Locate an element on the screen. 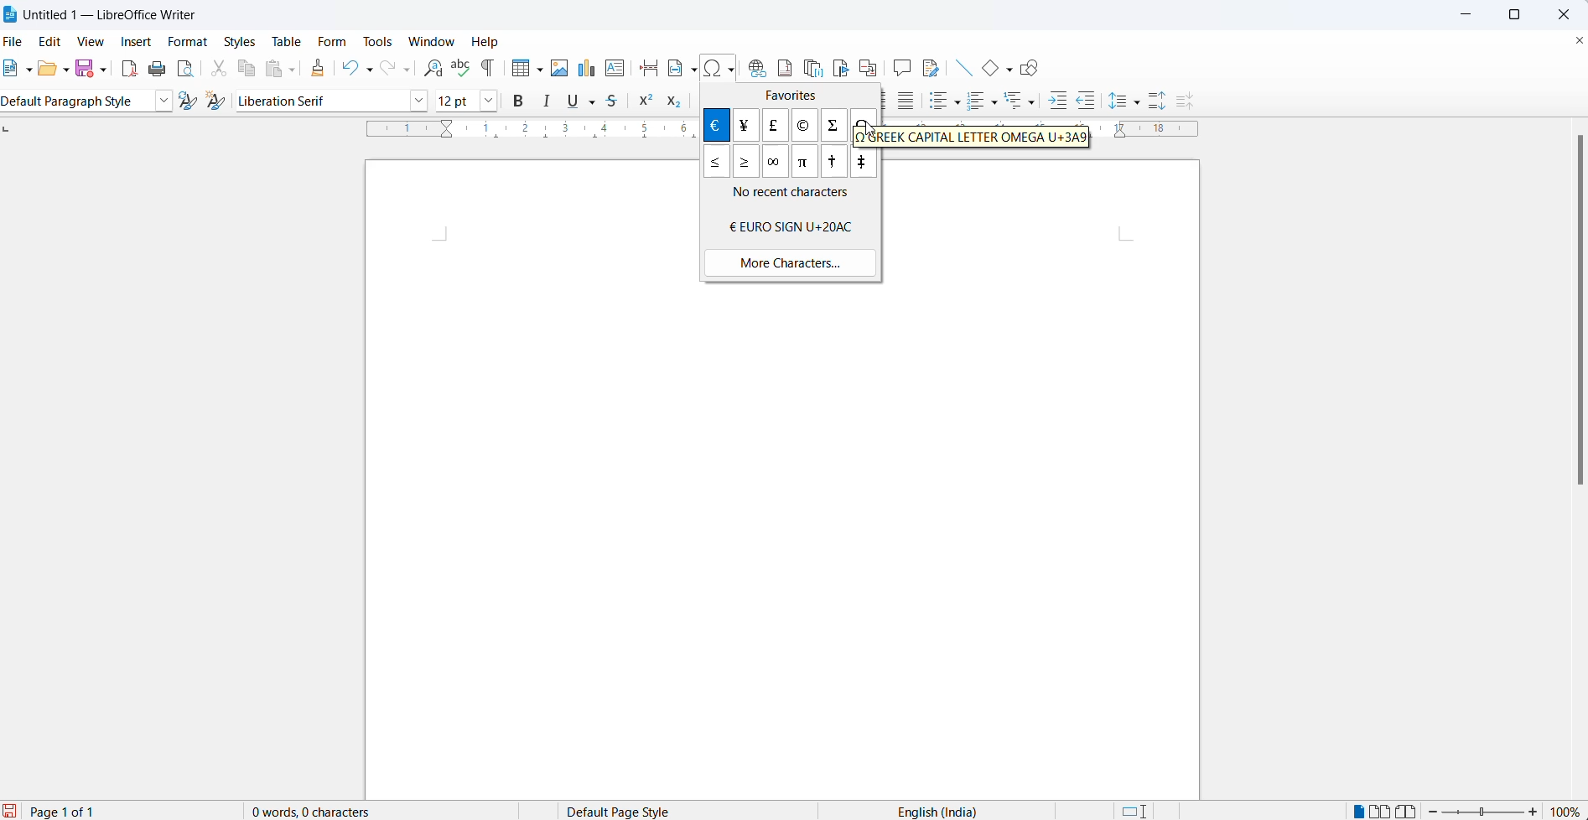  Untitled 1 — LibreOffice Writer is located at coordinates (116, 14).